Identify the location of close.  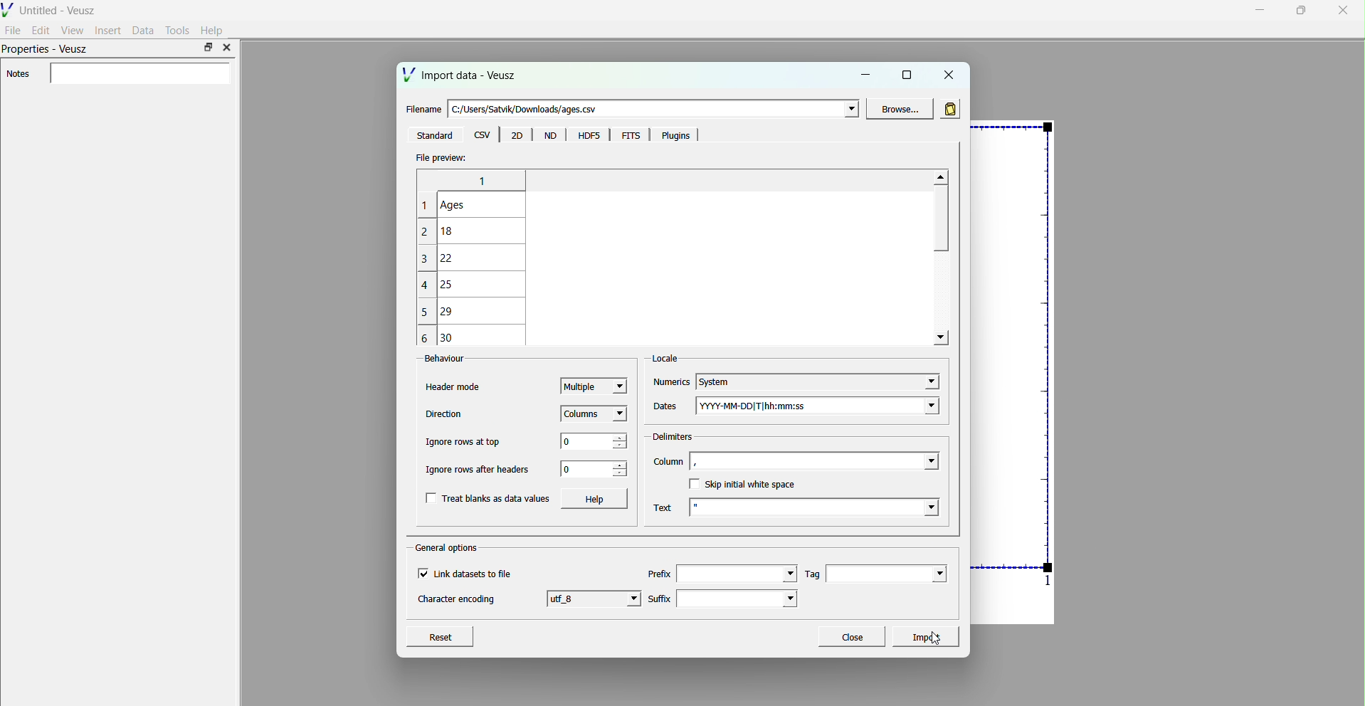
(226, 48).